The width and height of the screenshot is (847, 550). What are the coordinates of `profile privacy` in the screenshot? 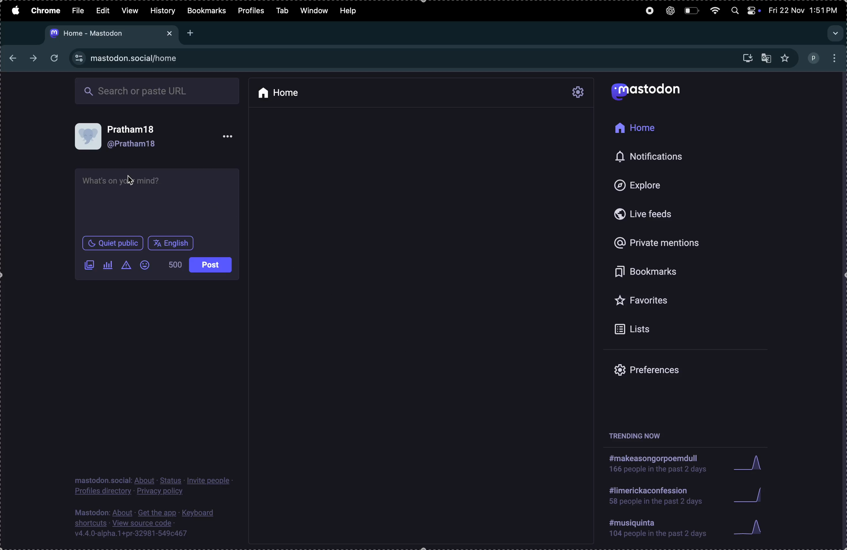 It's located at (157, 485).